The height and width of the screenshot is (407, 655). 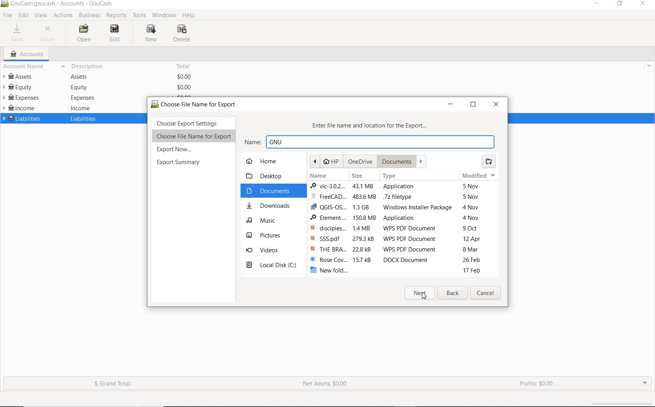 I want to click on SYSTEM NAME, so click(x=59, y=4).